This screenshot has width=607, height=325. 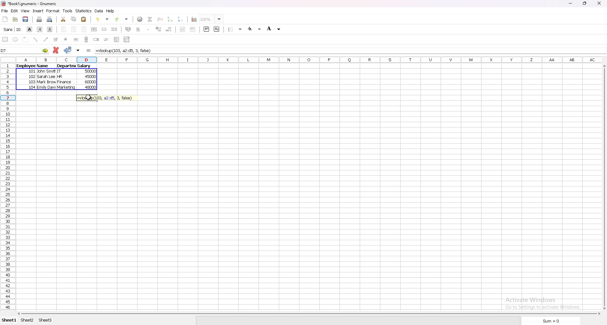 I want to click on scroll bar, so click(x=603, y=187).